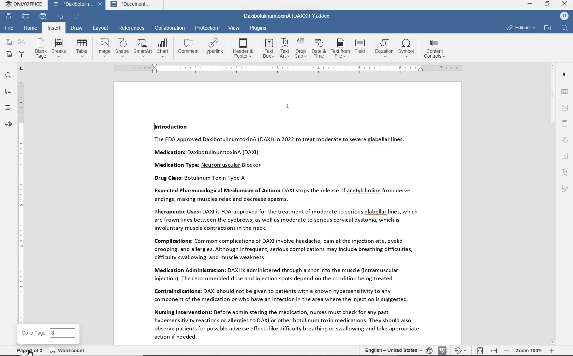 The width and height of the screenshot is (573, 356). I want to click on 3, so click(64, 333).